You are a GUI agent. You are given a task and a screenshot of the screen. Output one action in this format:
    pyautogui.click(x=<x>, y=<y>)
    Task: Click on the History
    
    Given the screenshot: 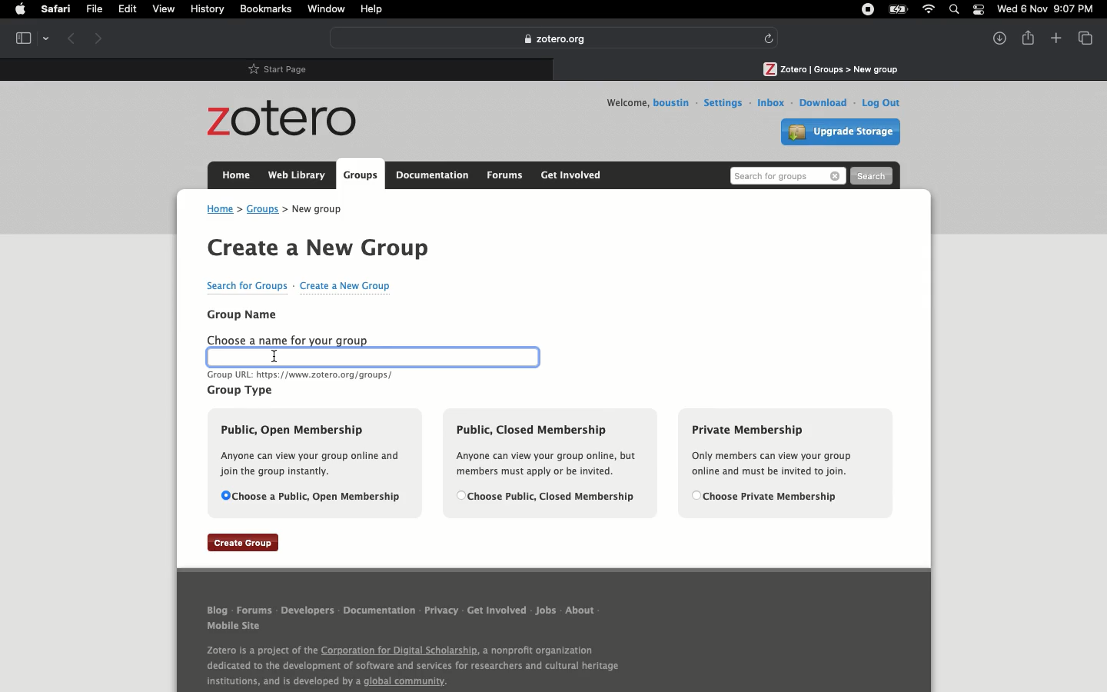 What is the action you would take?
    pyautogui.click(x=207, y=10)
    